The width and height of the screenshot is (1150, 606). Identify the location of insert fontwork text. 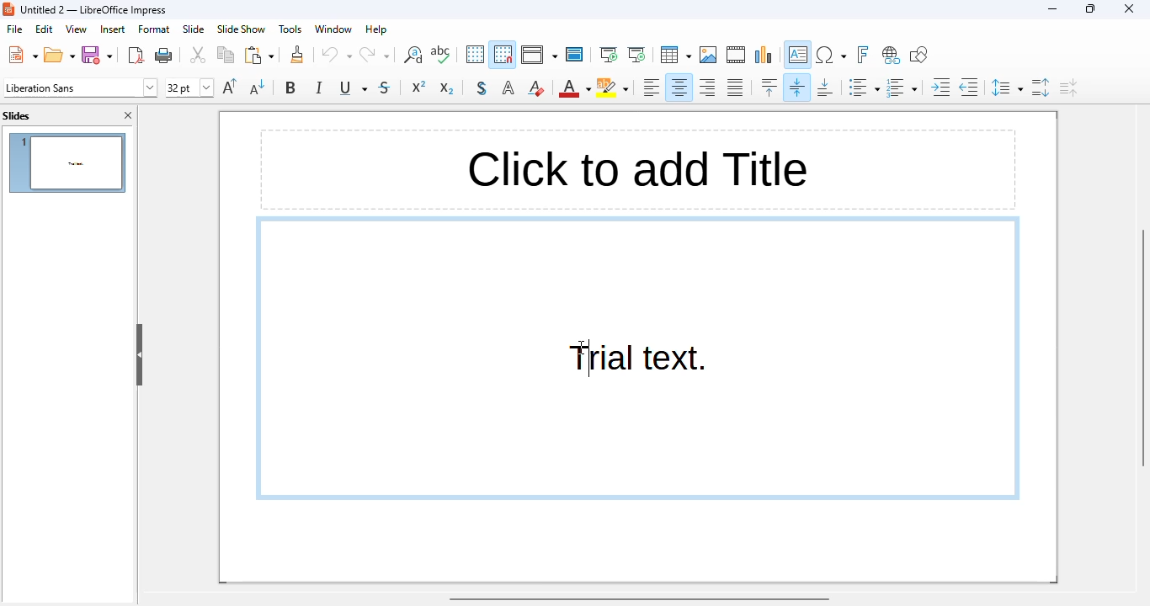
(863, 55).